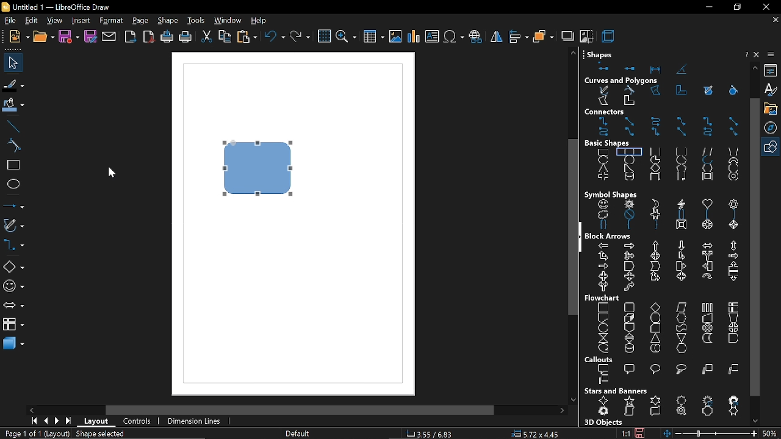 This screenshot has width=781, height=439. Describe the element at coordinates (16, 37) in the screenshot. I see `new` at that location.